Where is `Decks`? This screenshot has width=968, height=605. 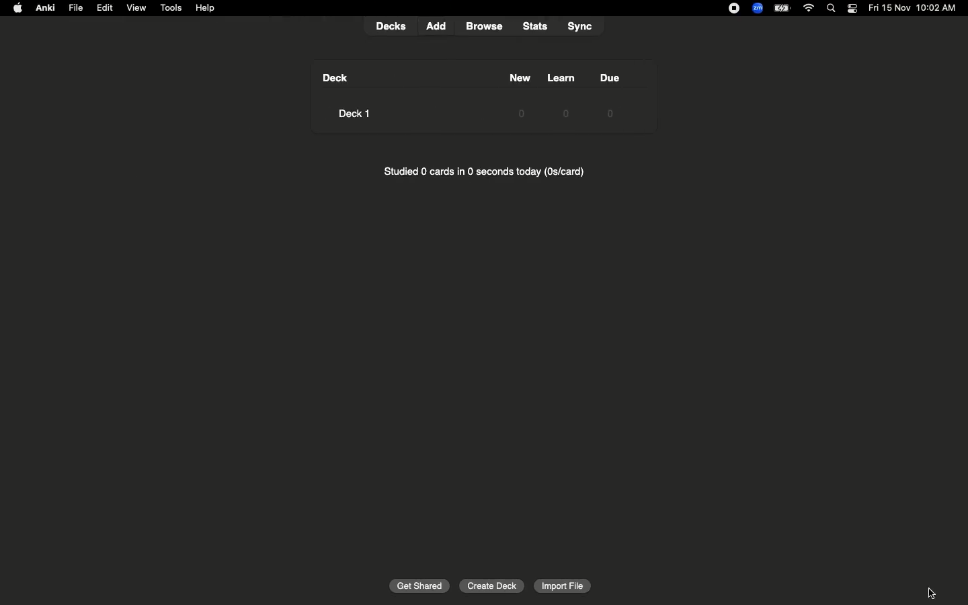
Decks is located at coordinates (391, 25).